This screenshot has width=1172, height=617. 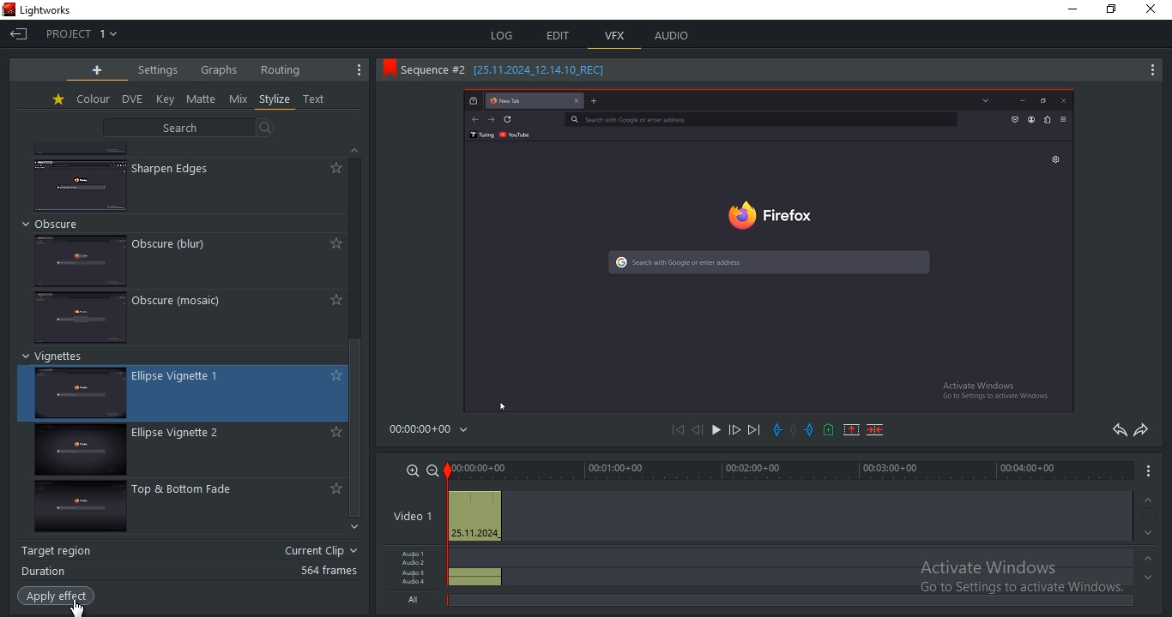 What do you see at coordinates (93, 99) in the screenshot?
I see `colour` at bounding box center [93, 99].